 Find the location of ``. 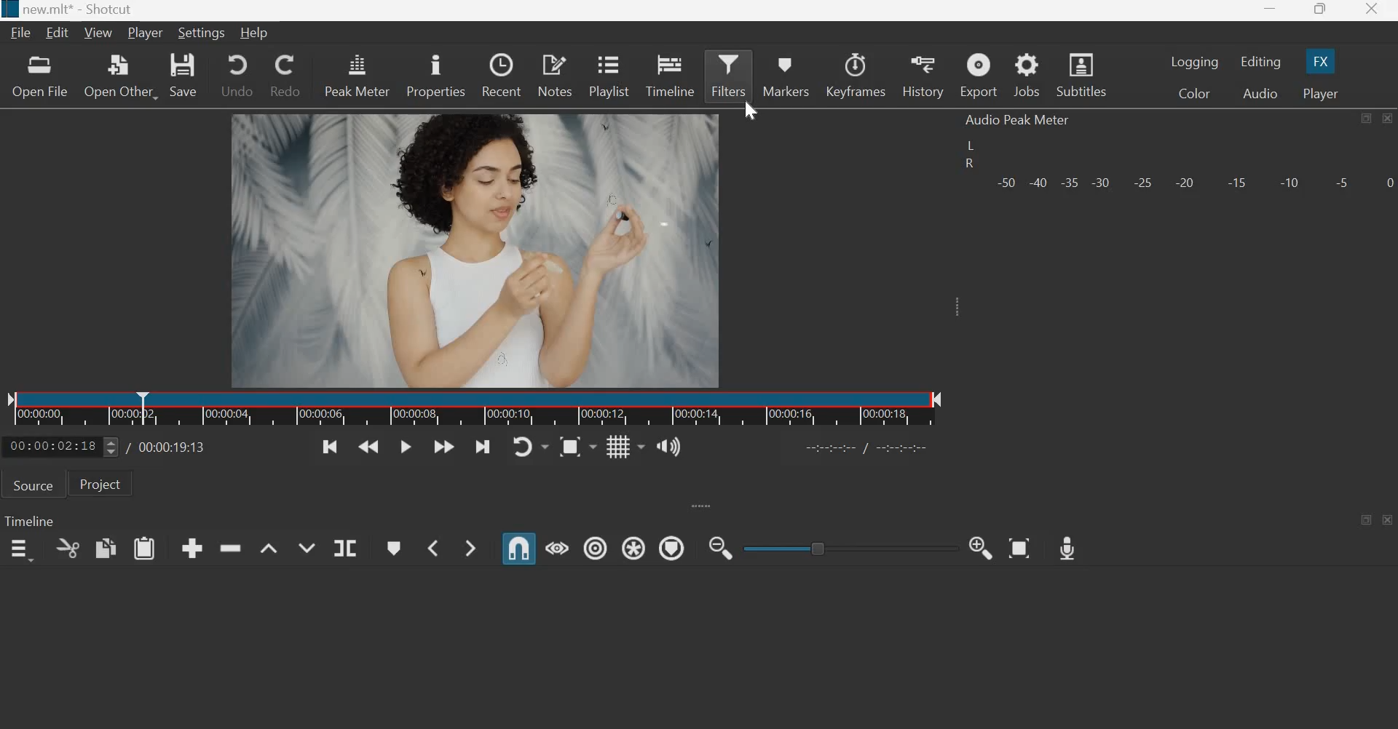

 is located at coordinates (41, 77).